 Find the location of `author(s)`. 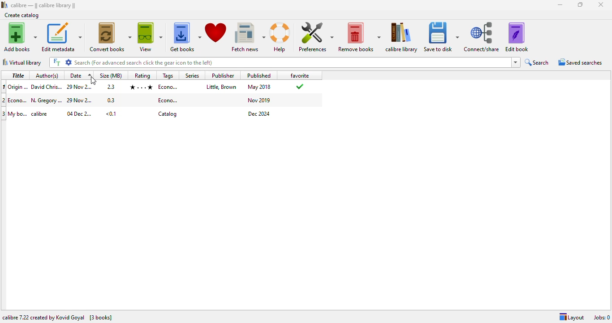

author(s) is located at coordinates (48, 75).